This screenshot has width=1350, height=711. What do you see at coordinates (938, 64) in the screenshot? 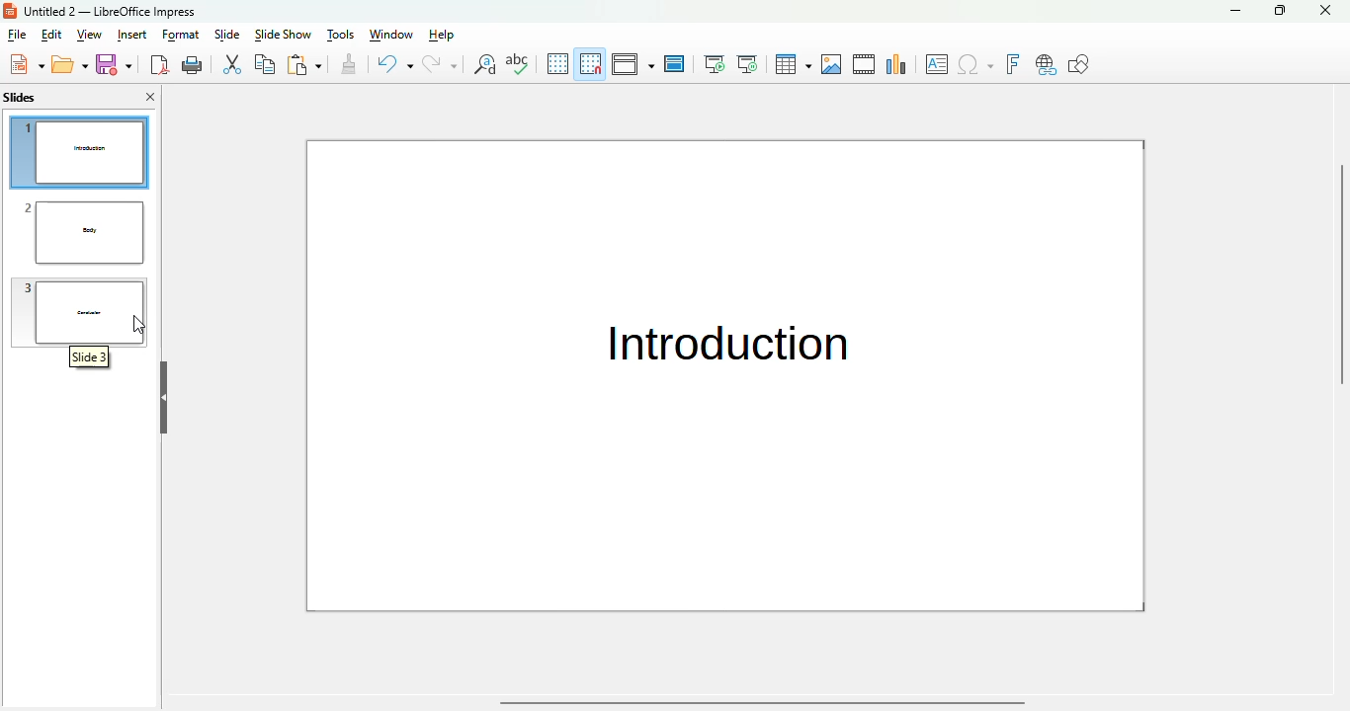
I see `insert textbox` at bounding box center [938, 64].